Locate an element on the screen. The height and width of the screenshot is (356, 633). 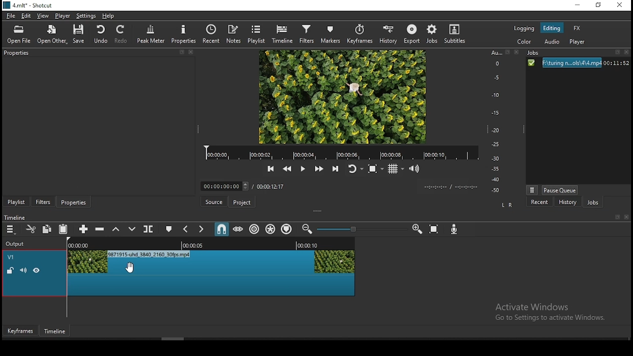
close window is located at coordinates (620, 5).